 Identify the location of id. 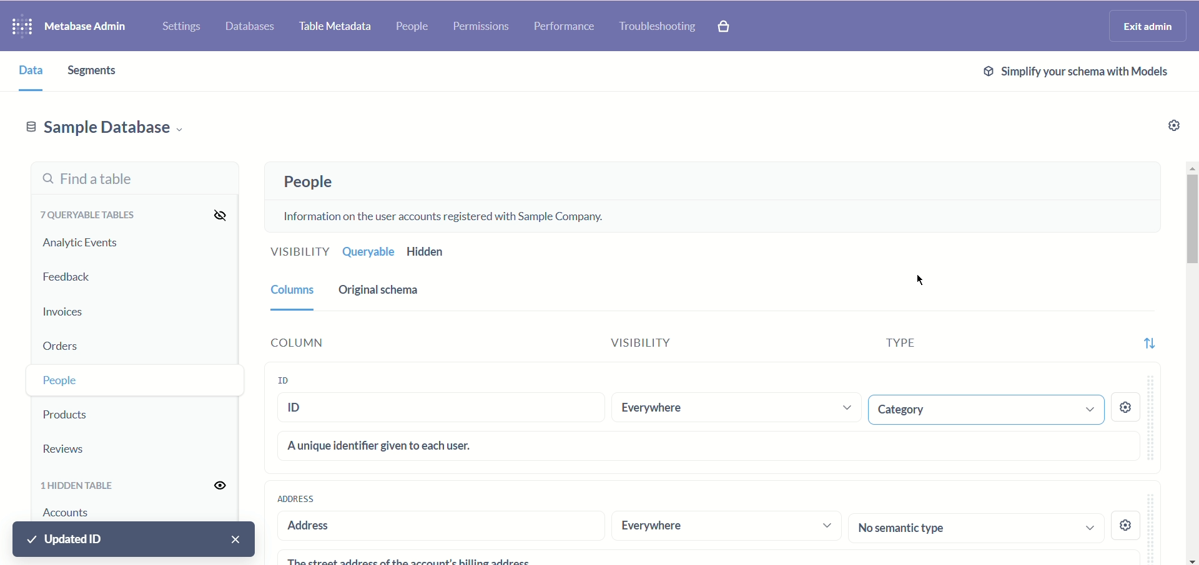
(443, 410).